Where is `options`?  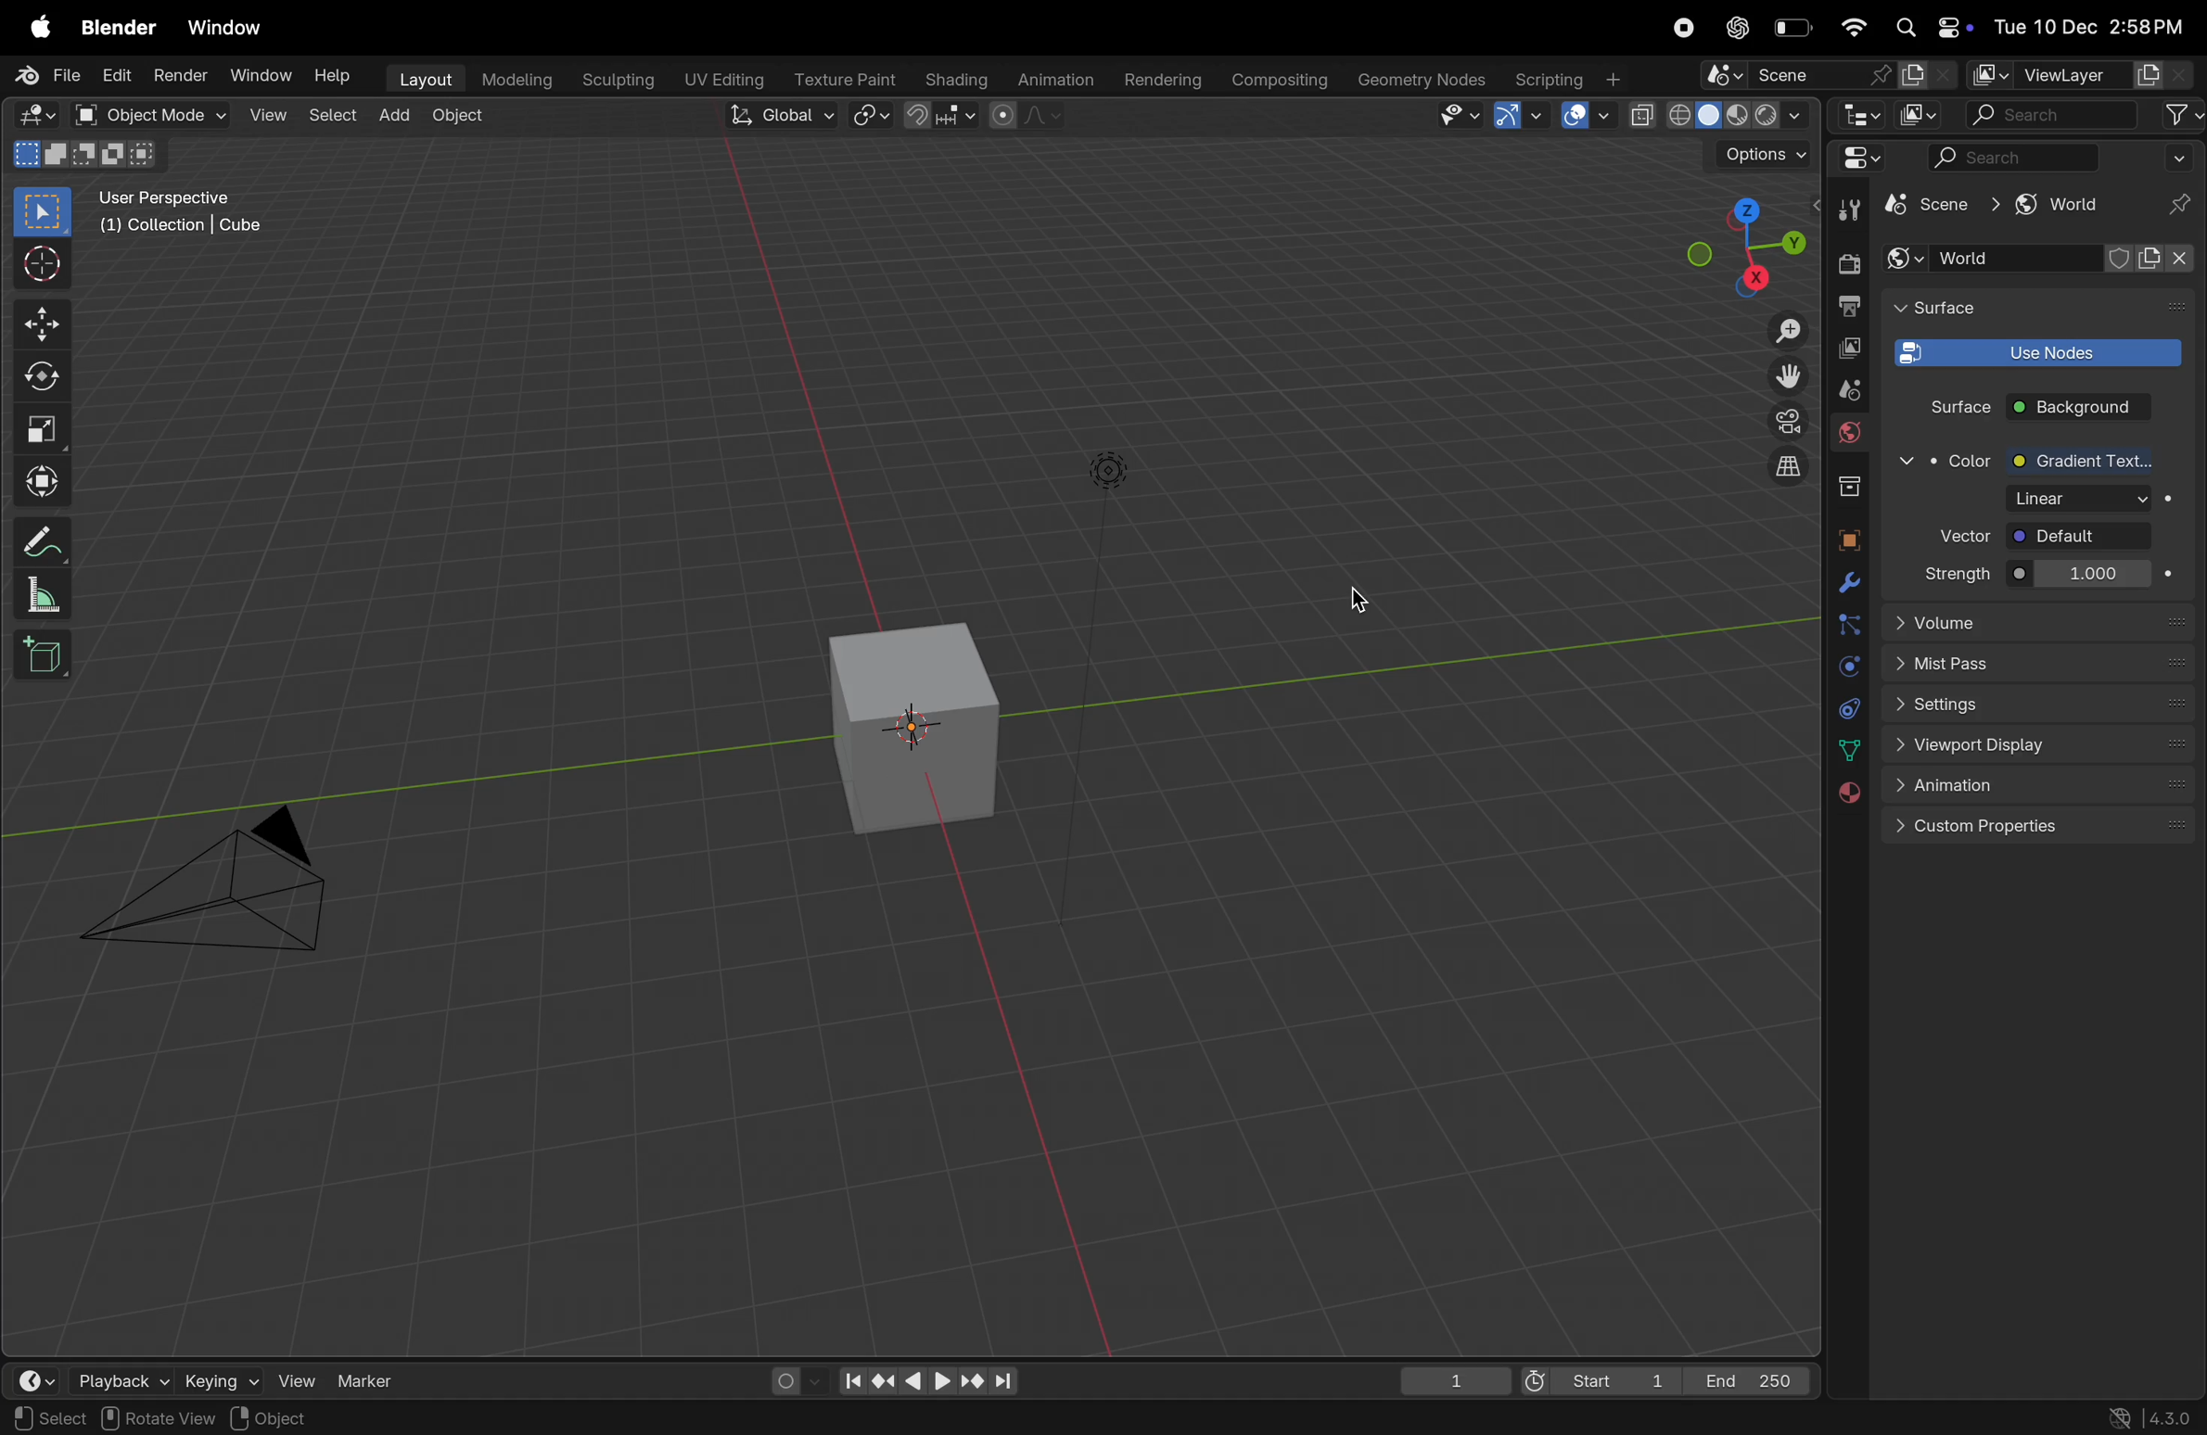 options is located at coordinates (1764, 154).